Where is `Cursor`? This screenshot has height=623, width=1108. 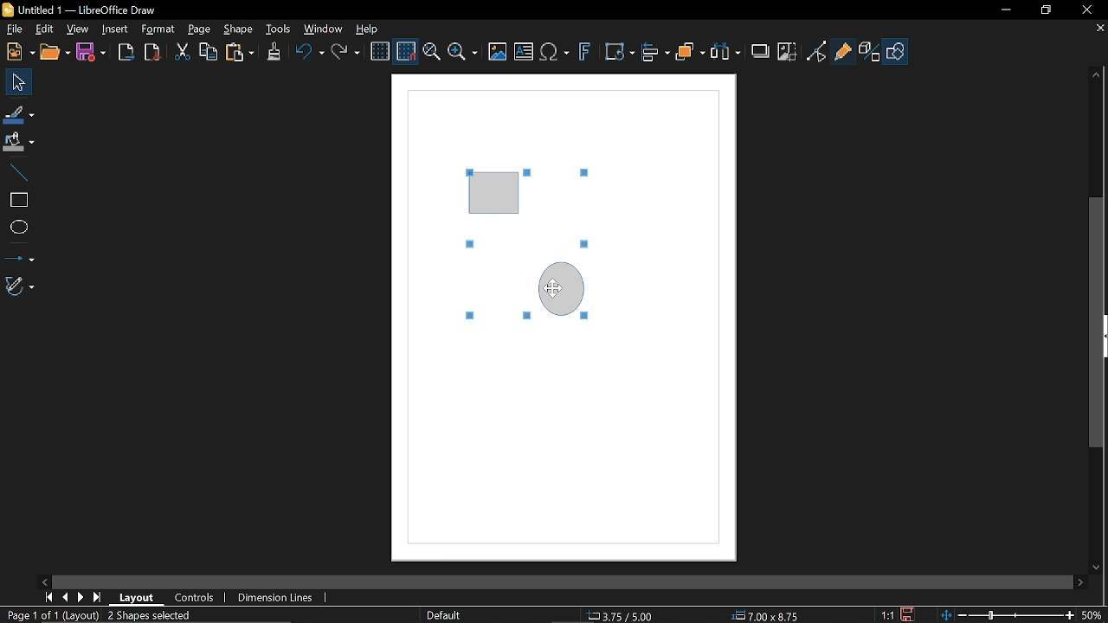
Cursor is located at coordinates (553, 290).